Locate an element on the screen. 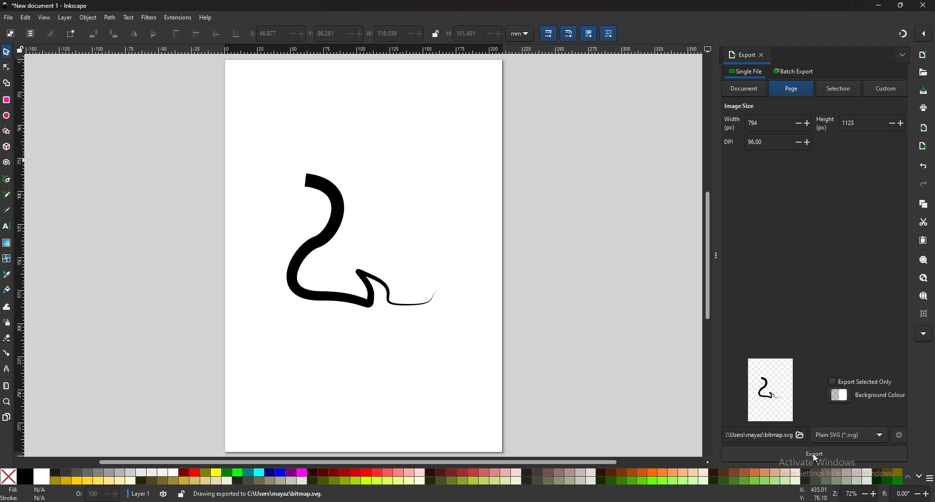  help is located at coordinates (206, 18).